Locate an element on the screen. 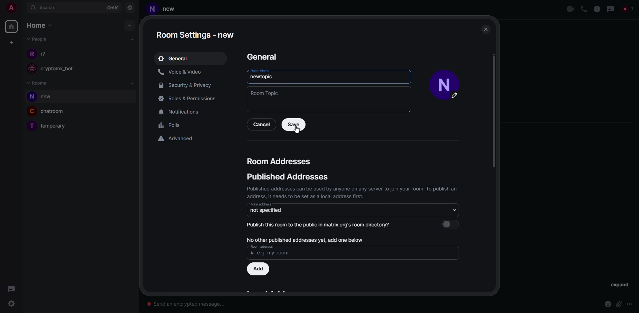  add is located at coordinates (133, 84).